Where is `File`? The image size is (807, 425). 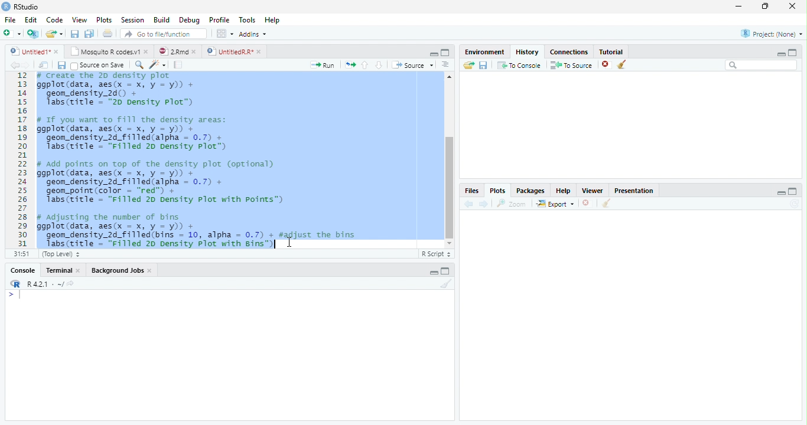
File is located at coordinates (10, 21).